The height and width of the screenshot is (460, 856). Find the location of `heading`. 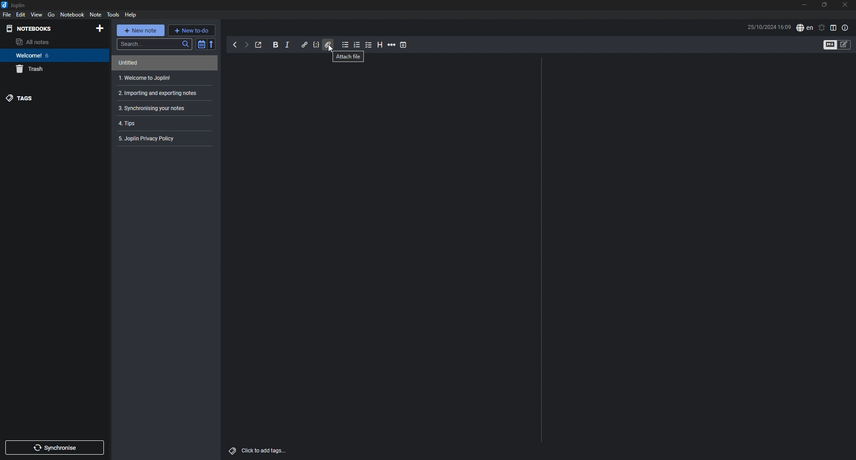

heading is located at coordinates (380, 45).